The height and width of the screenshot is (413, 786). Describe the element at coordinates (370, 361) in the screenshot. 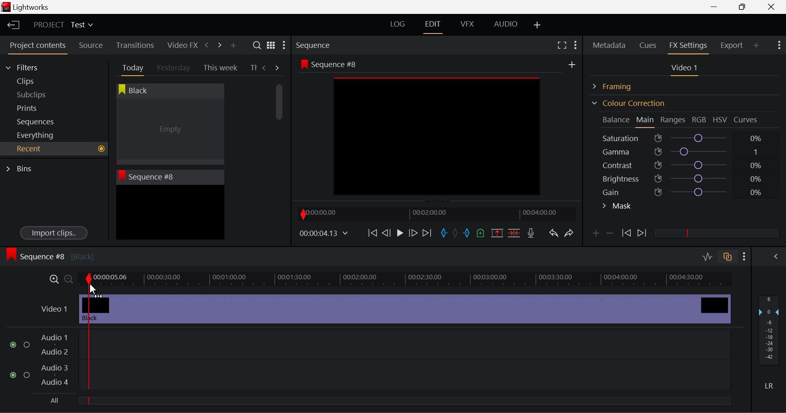

I see `Audio Input Fields` at that location.